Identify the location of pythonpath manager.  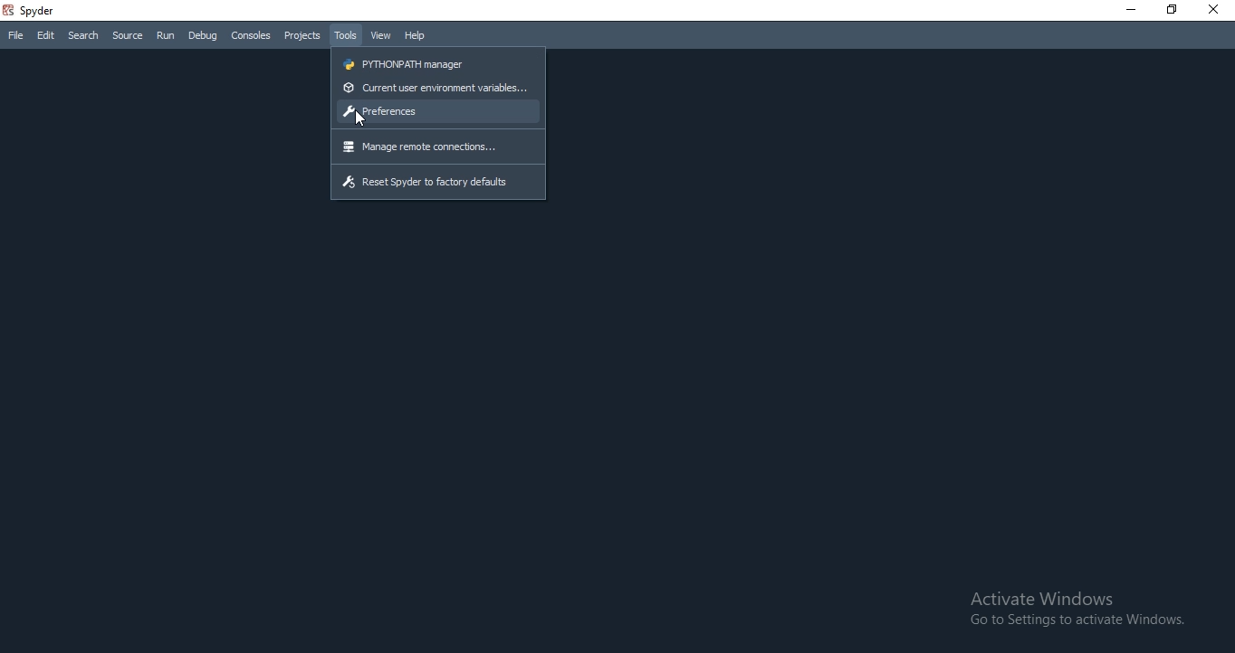
(438, 62).